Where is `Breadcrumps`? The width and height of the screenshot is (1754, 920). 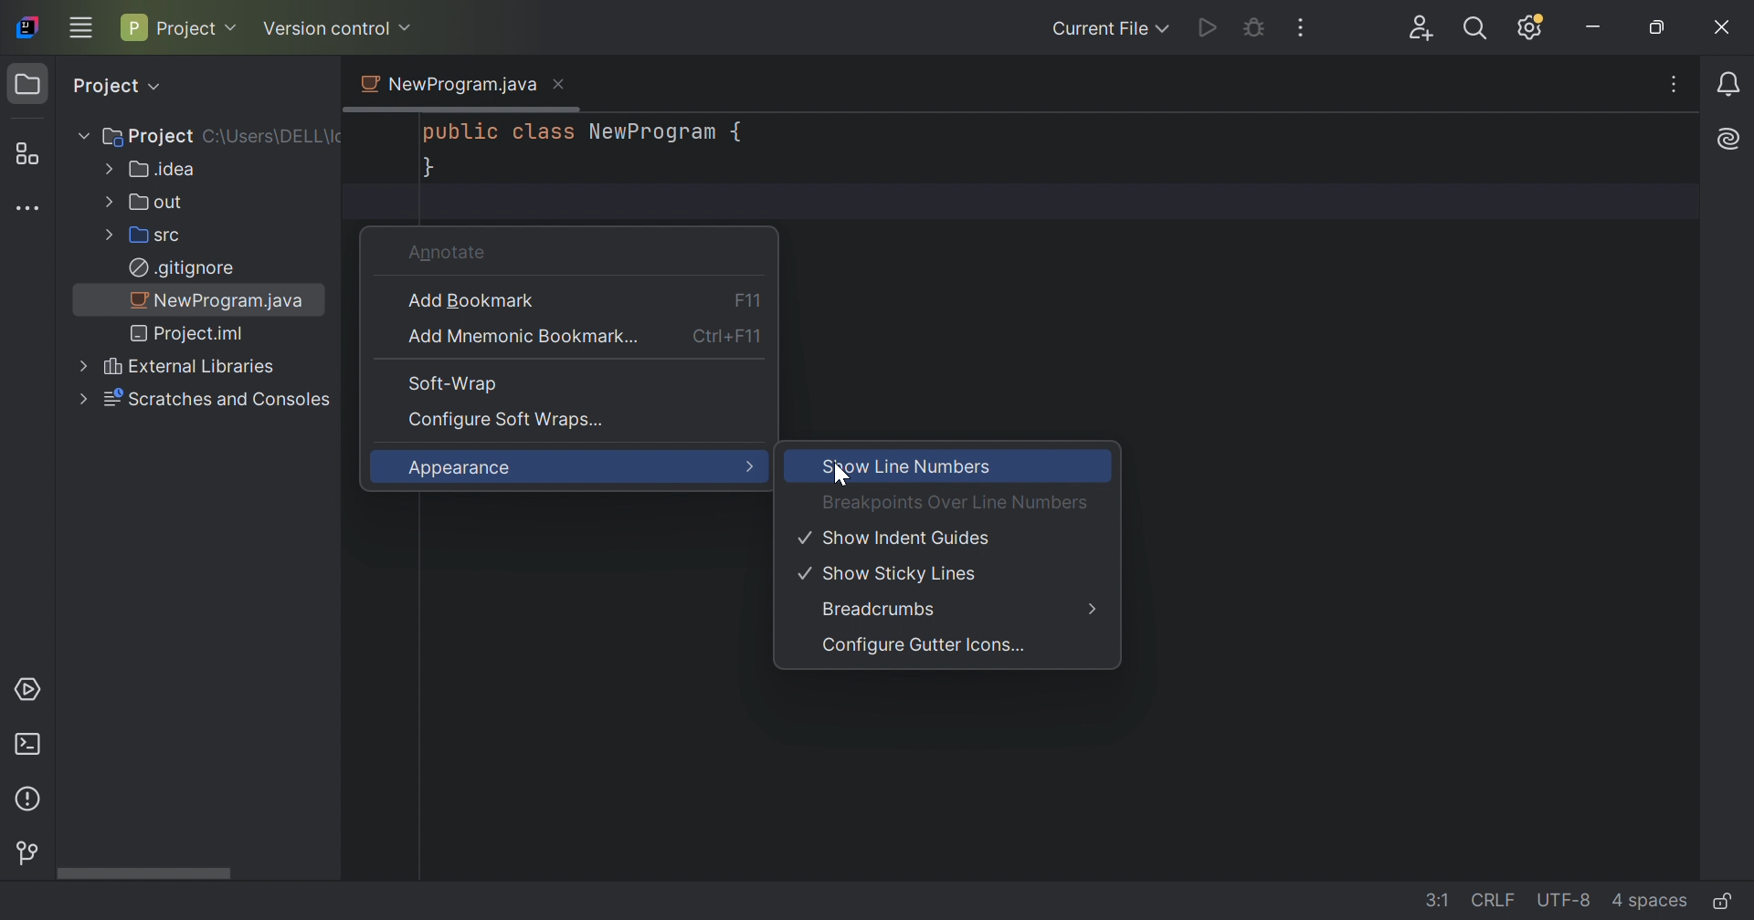
Breadcrumps is located at coordinates (881, 609).